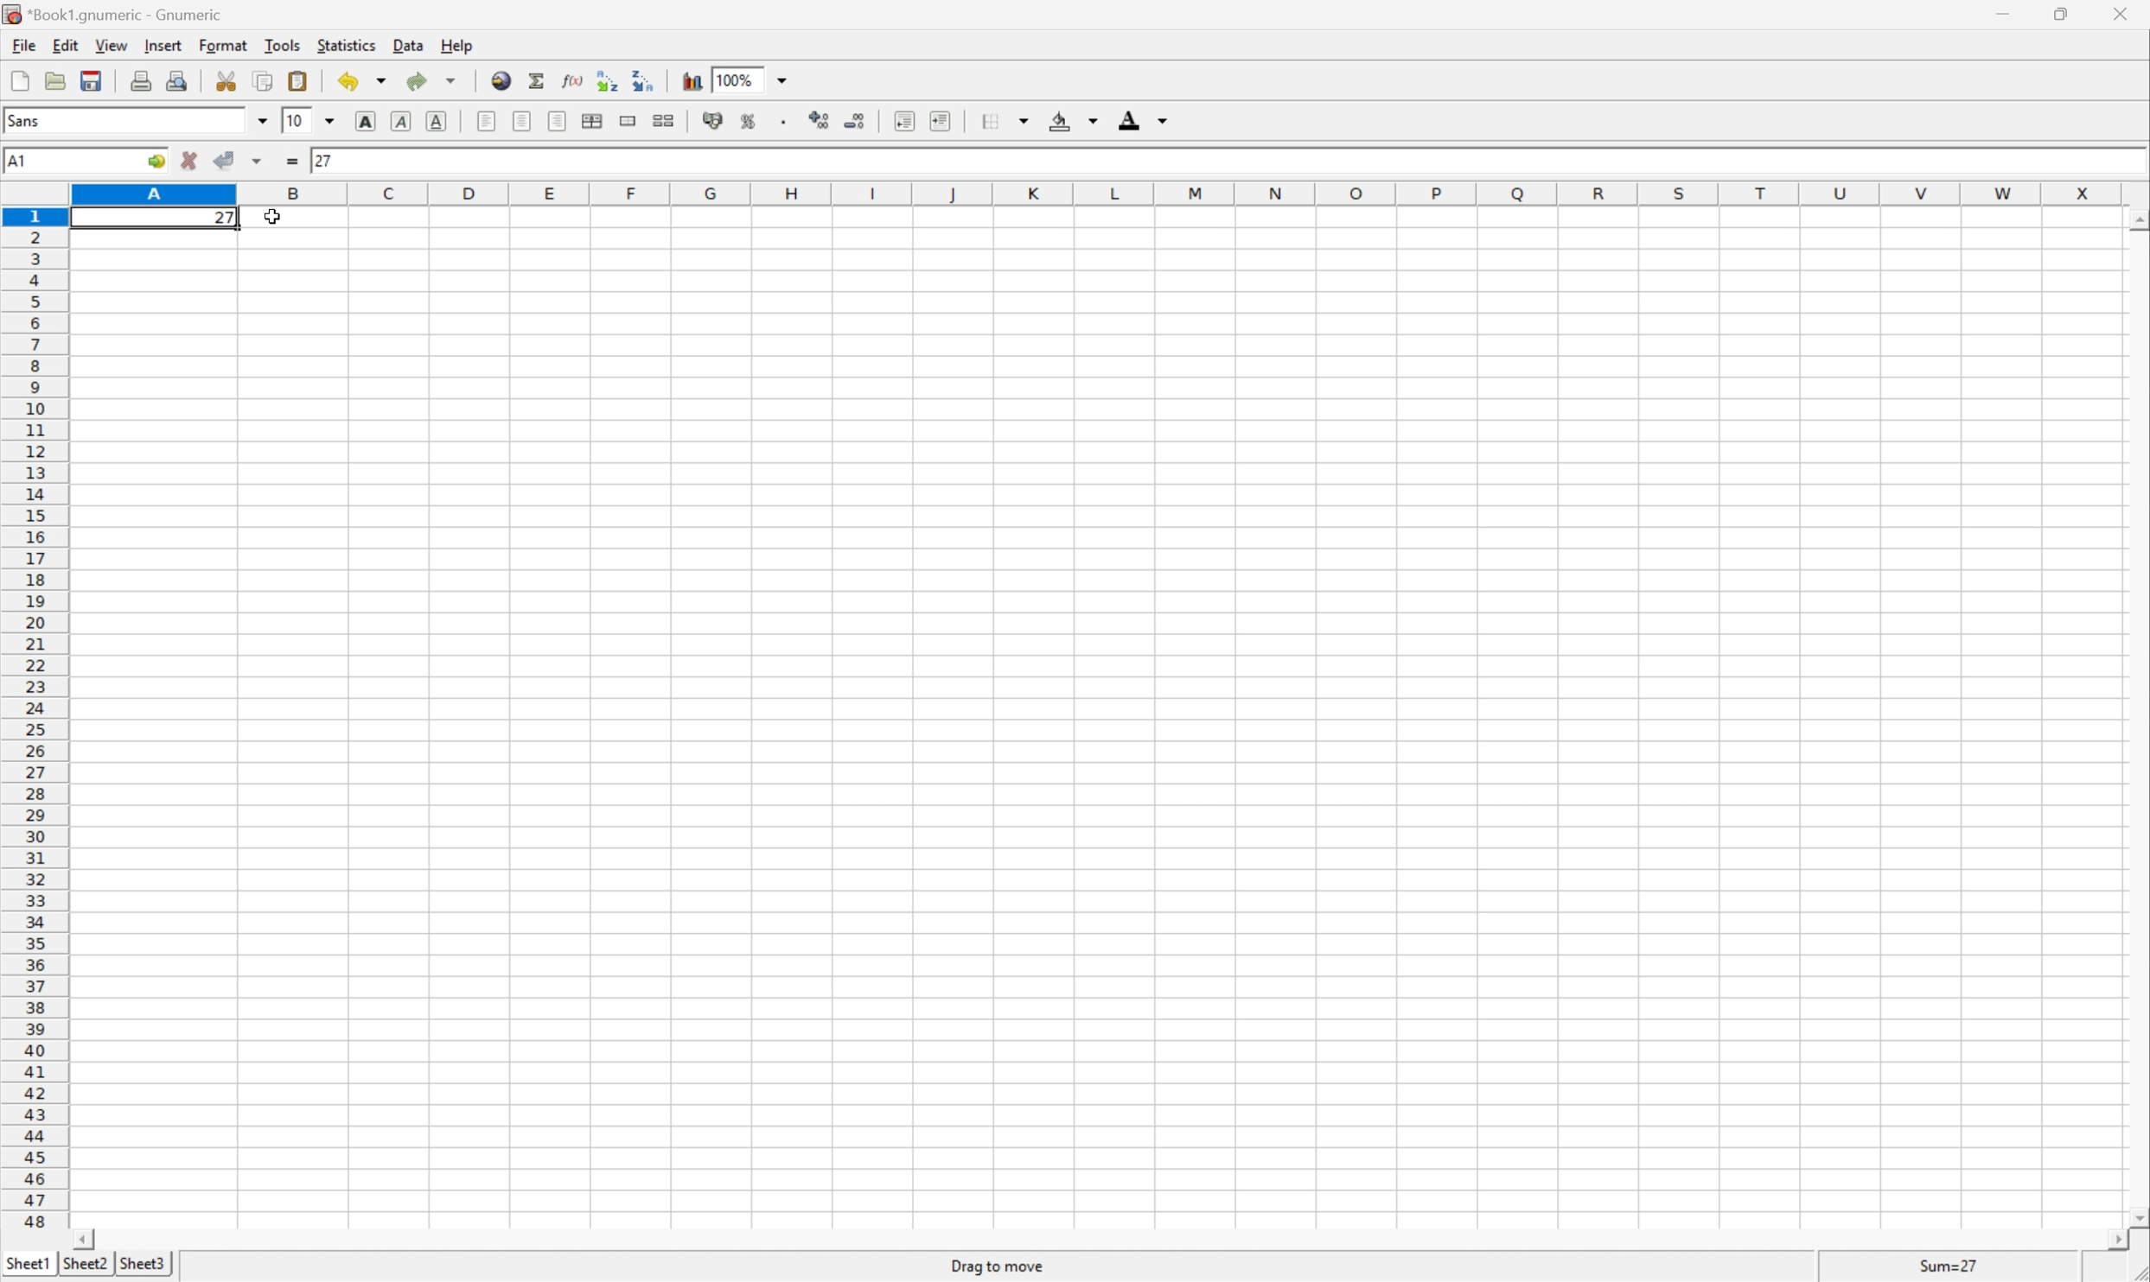 This screenshot has width=2150, height=1282. I want to click on Insert a hyperlink, so click(501, 83).